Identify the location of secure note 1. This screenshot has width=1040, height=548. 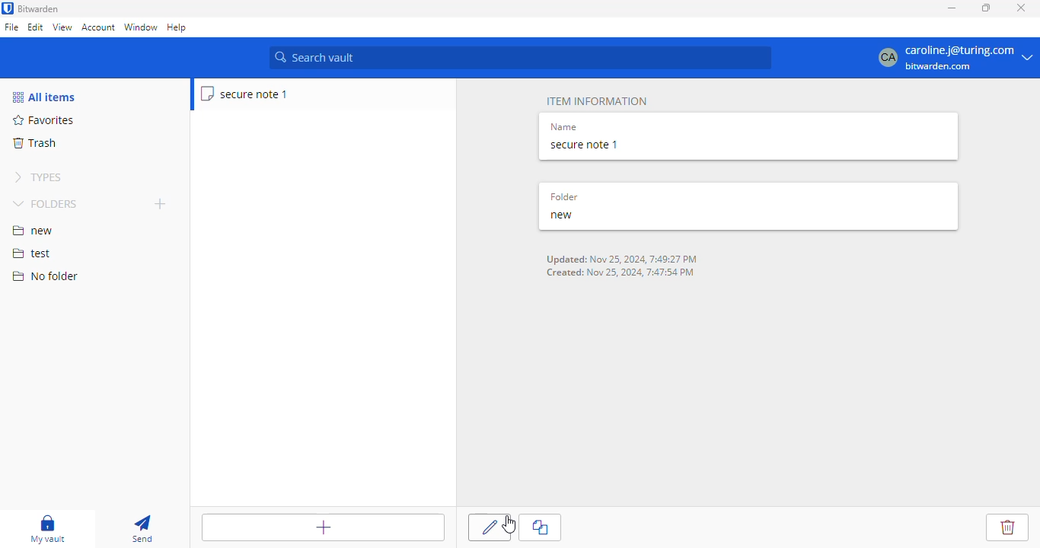
(586, 145).